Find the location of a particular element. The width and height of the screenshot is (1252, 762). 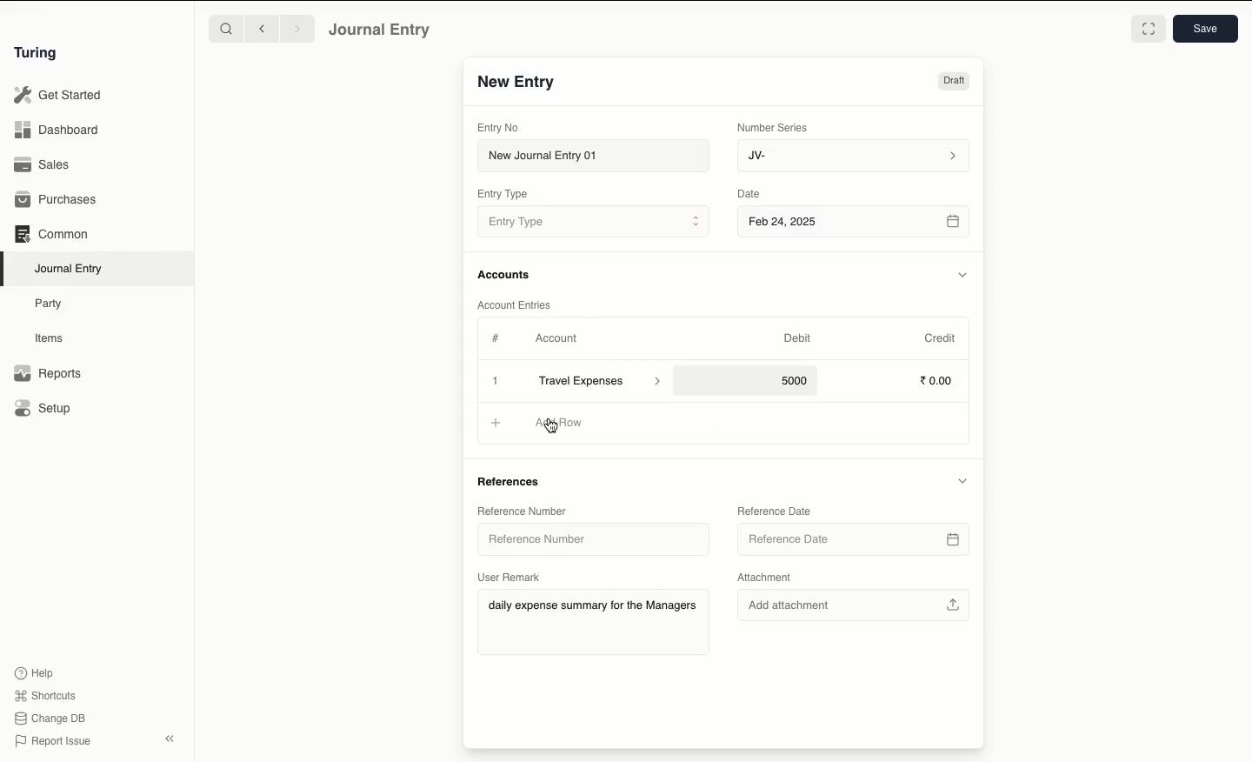

Number Series is located at coordinates (776, 128).